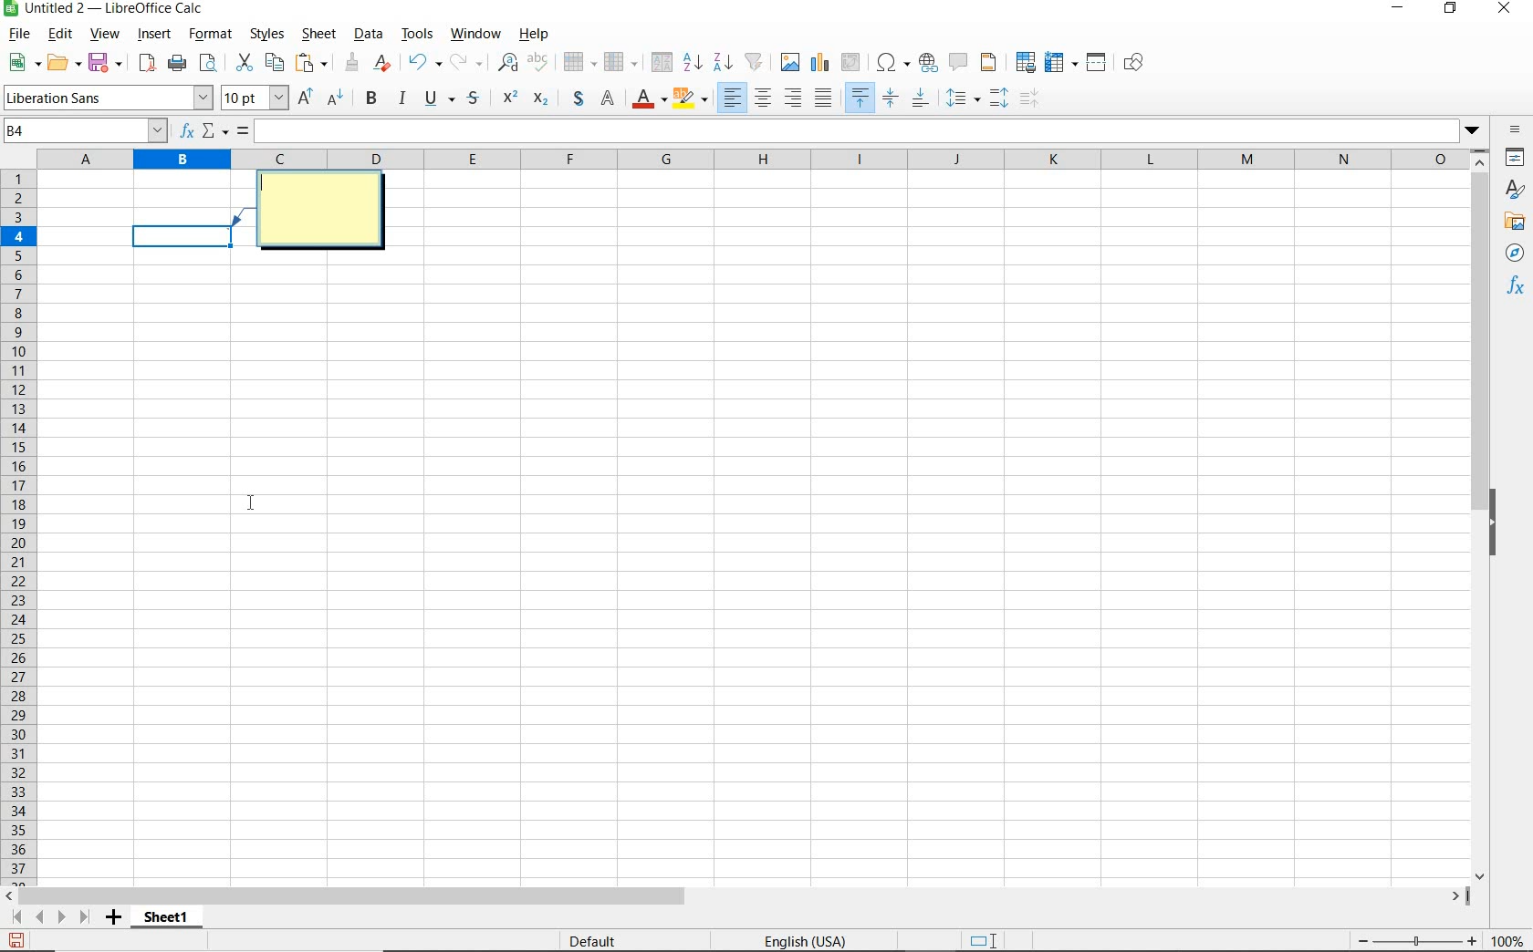 Image resolution: width=1533 pixels, height=952 pixels. I want to click on insert hyperlink, so click(928, 62).